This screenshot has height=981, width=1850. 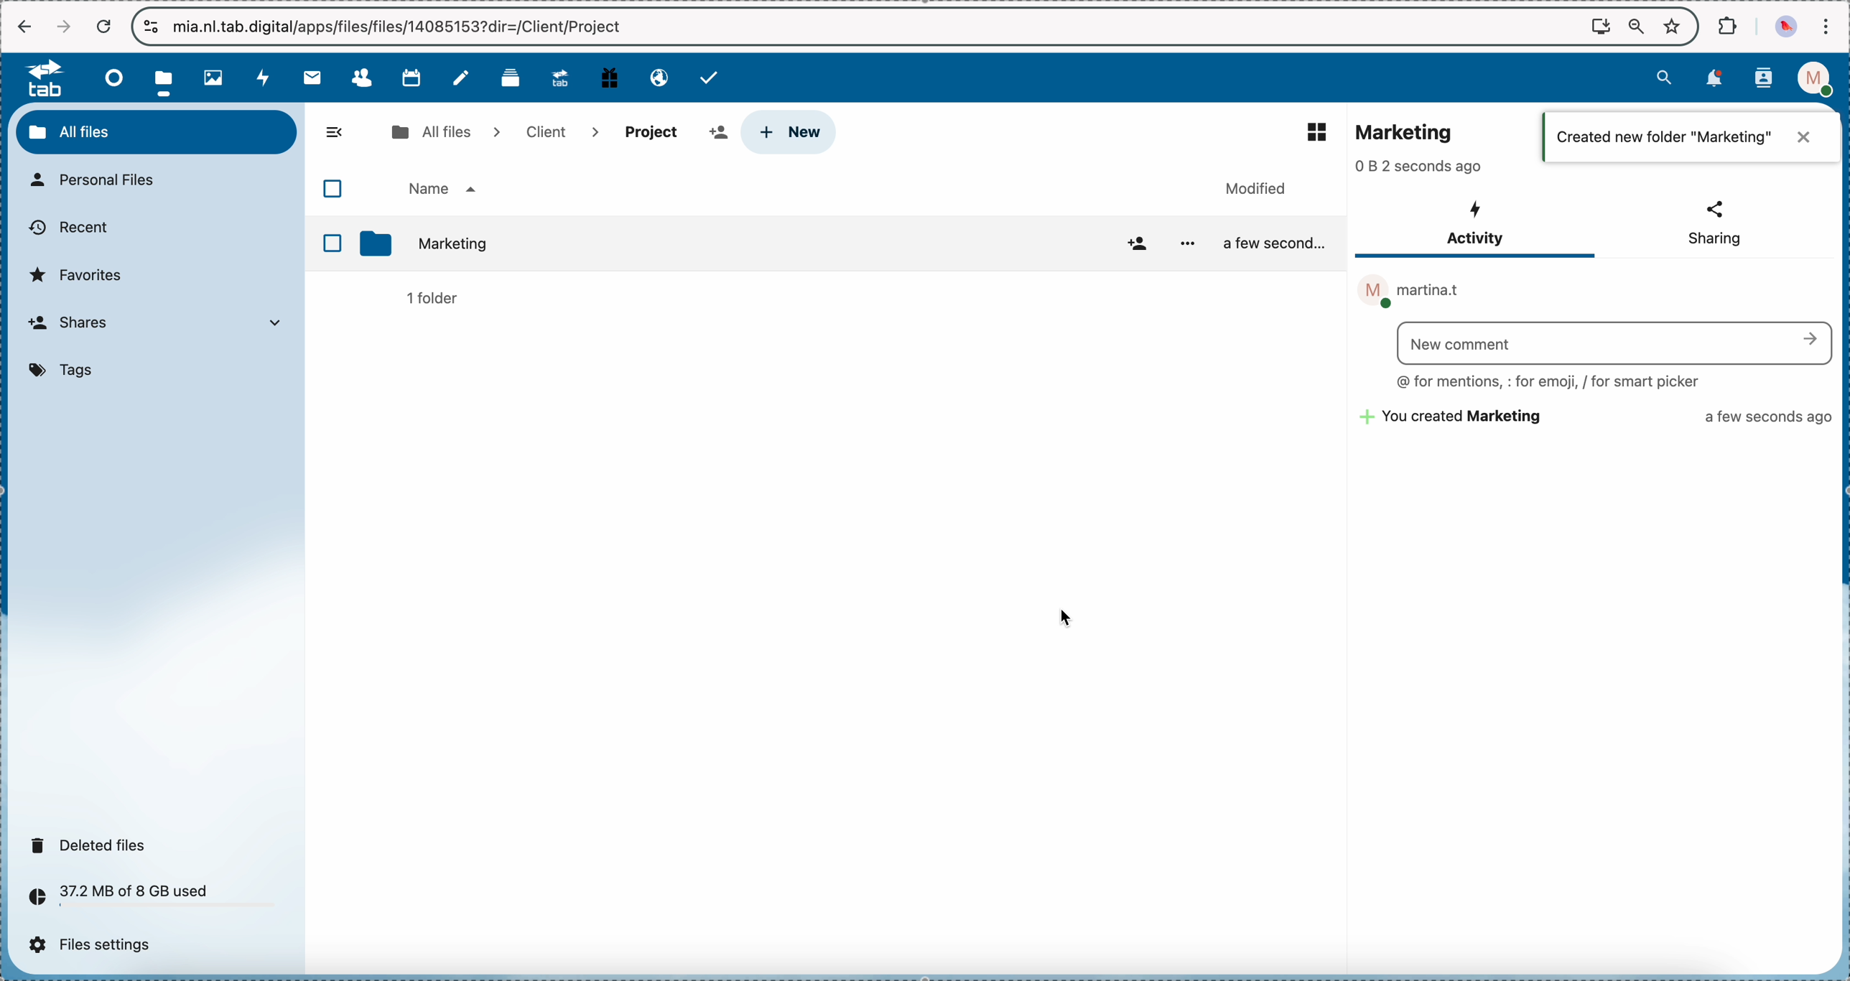 What do you see at coordinates (335, 133) in the screenshot?
I see `hide menu` at bounding box center [335, 133].